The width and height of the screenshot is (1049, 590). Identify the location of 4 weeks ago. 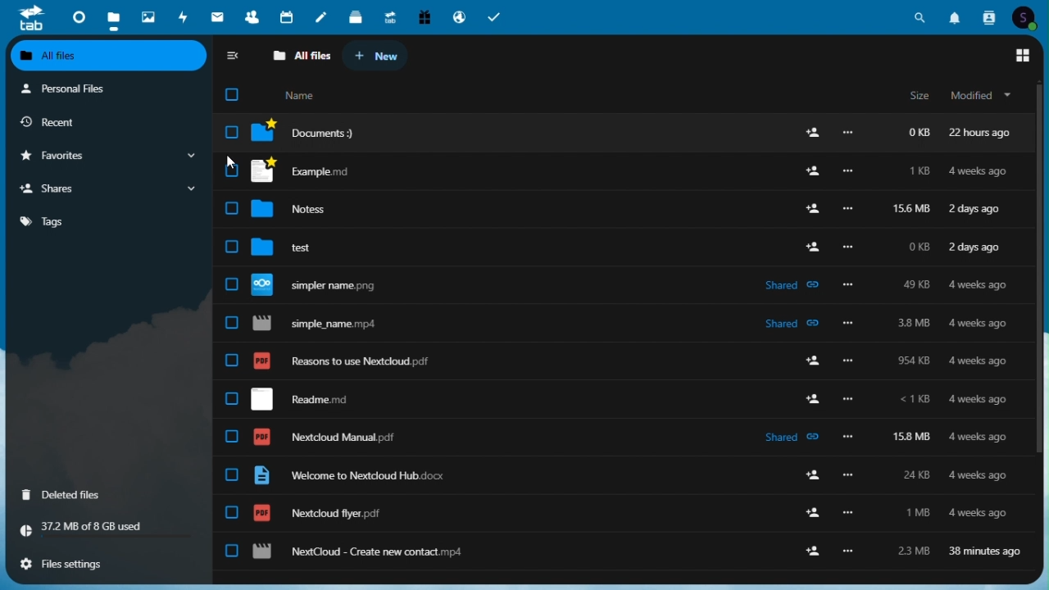
(980, 439).